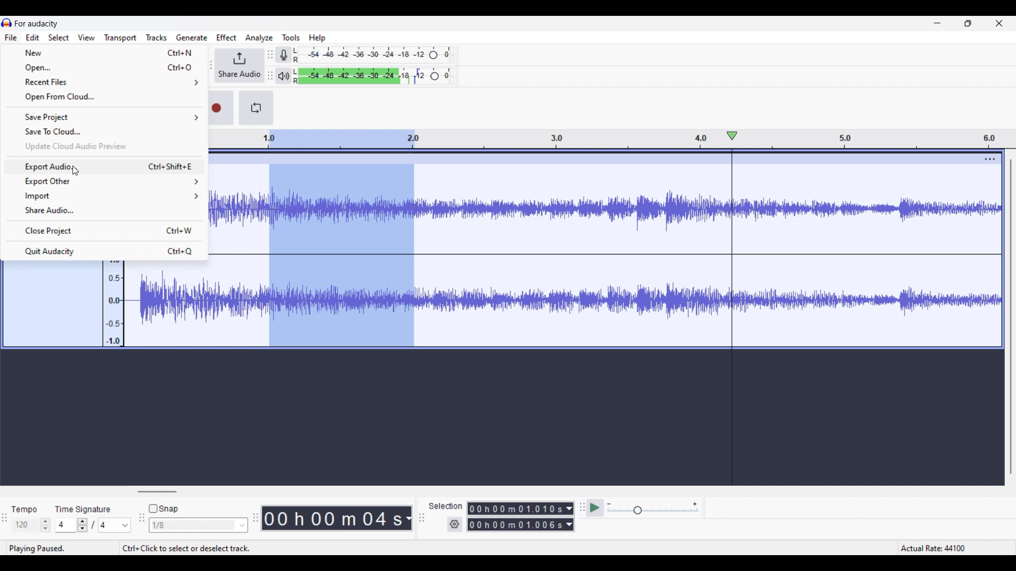  I want to click on Scale to measure length of track, so click(878, 139).